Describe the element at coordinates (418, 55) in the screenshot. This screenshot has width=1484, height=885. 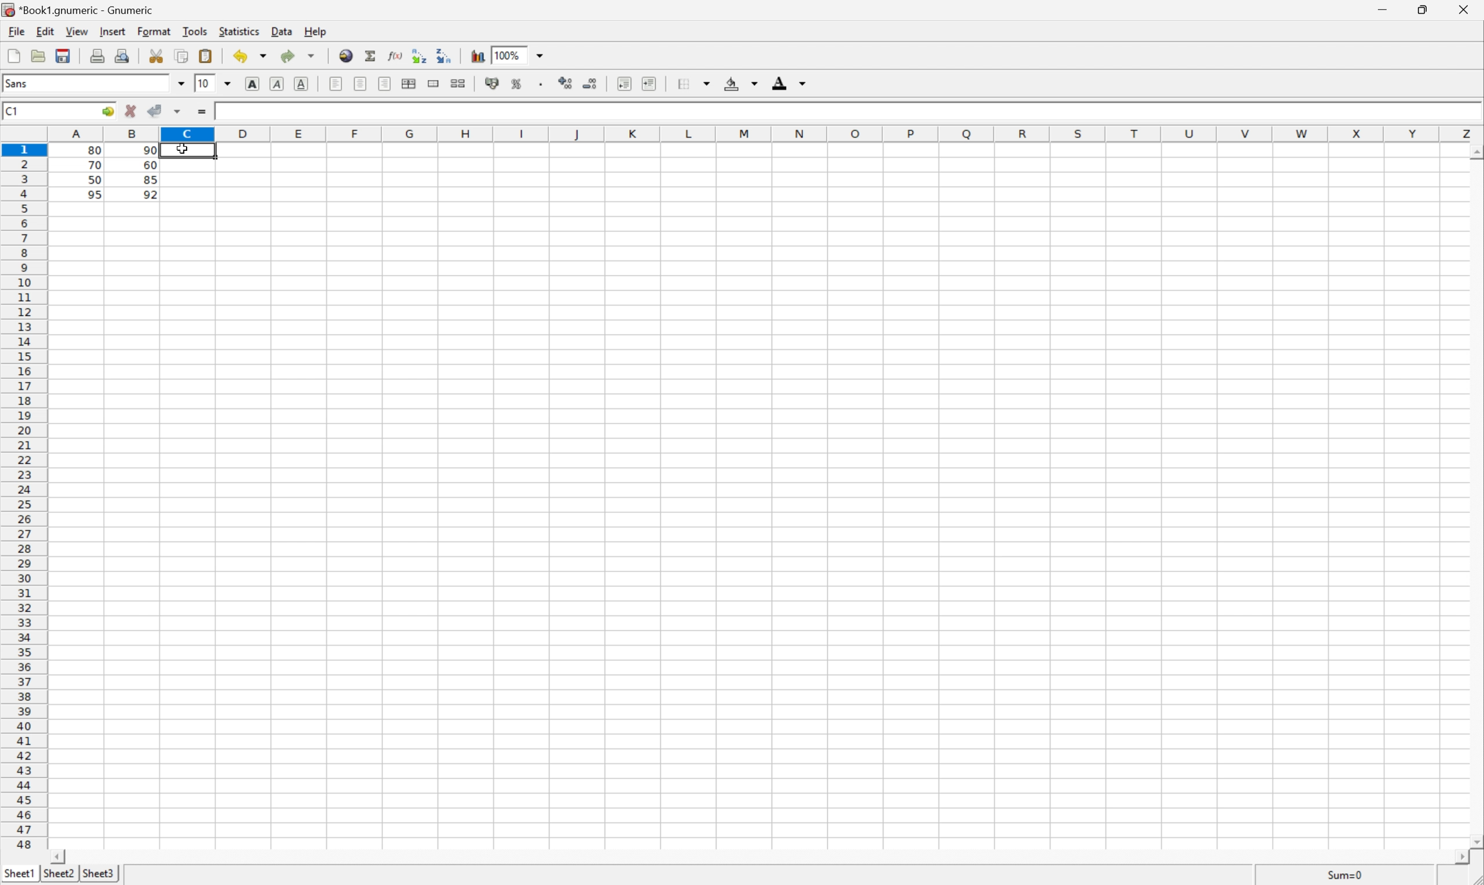
I see `Sort the selected region in ascending order based on the first column selected` at that location.